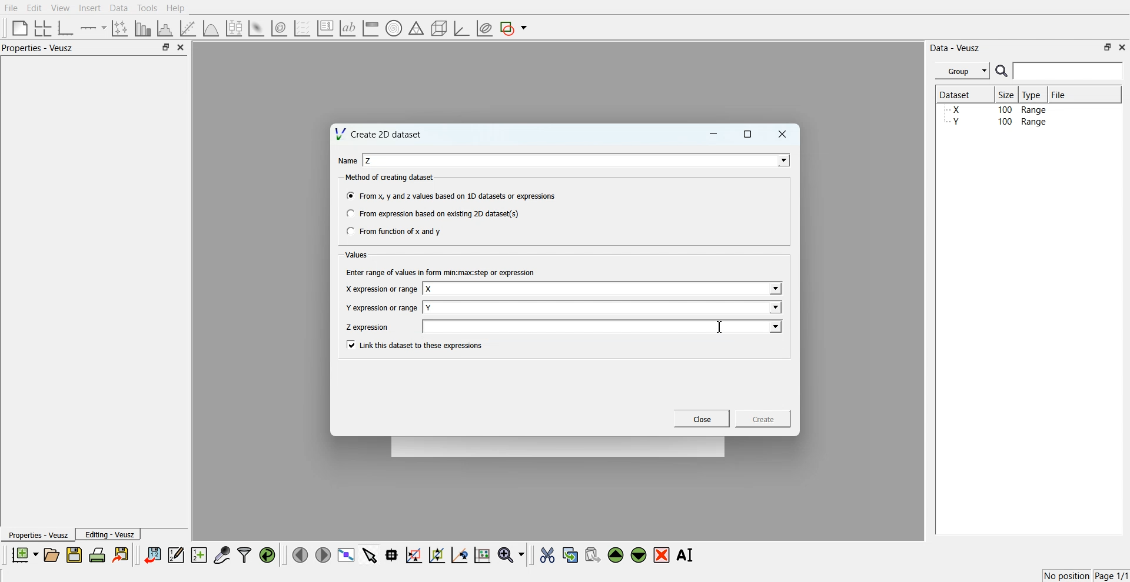 This screenshot has height=582, width=1130. I want to click on Print the document, so click(97, 554).